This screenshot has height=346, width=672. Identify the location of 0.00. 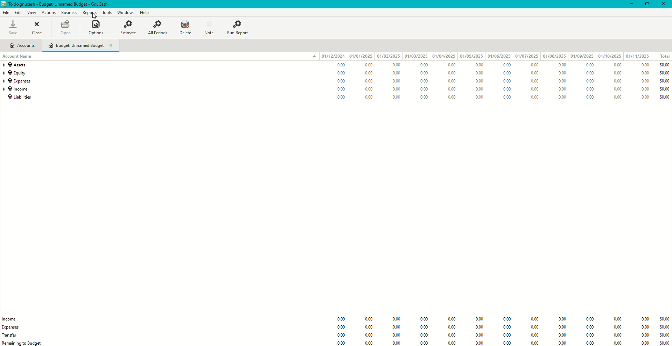
(562, 81).